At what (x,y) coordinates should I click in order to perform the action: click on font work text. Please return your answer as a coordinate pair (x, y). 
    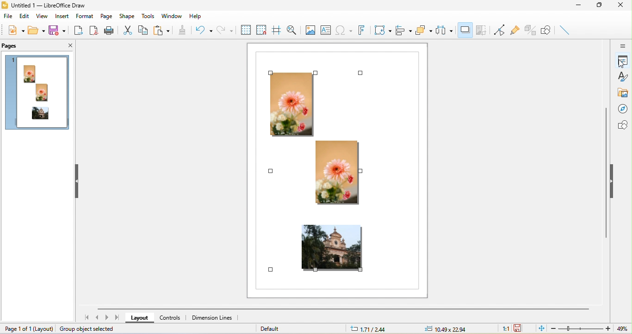
    Looking at the image, I should click on (360, 30).